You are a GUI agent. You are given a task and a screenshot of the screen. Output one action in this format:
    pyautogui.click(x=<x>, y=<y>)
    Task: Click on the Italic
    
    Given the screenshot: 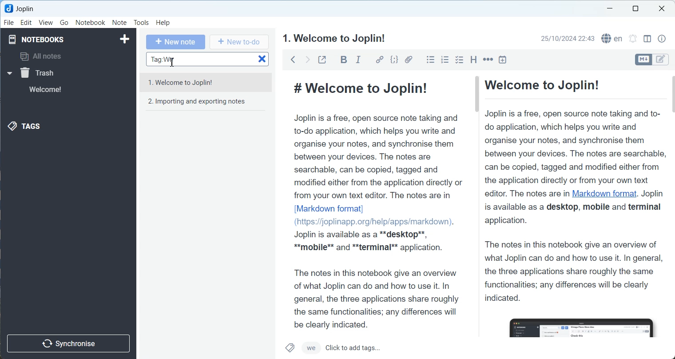 What is the action you would take?
    pyautogui.click(x=359, y=60)
    